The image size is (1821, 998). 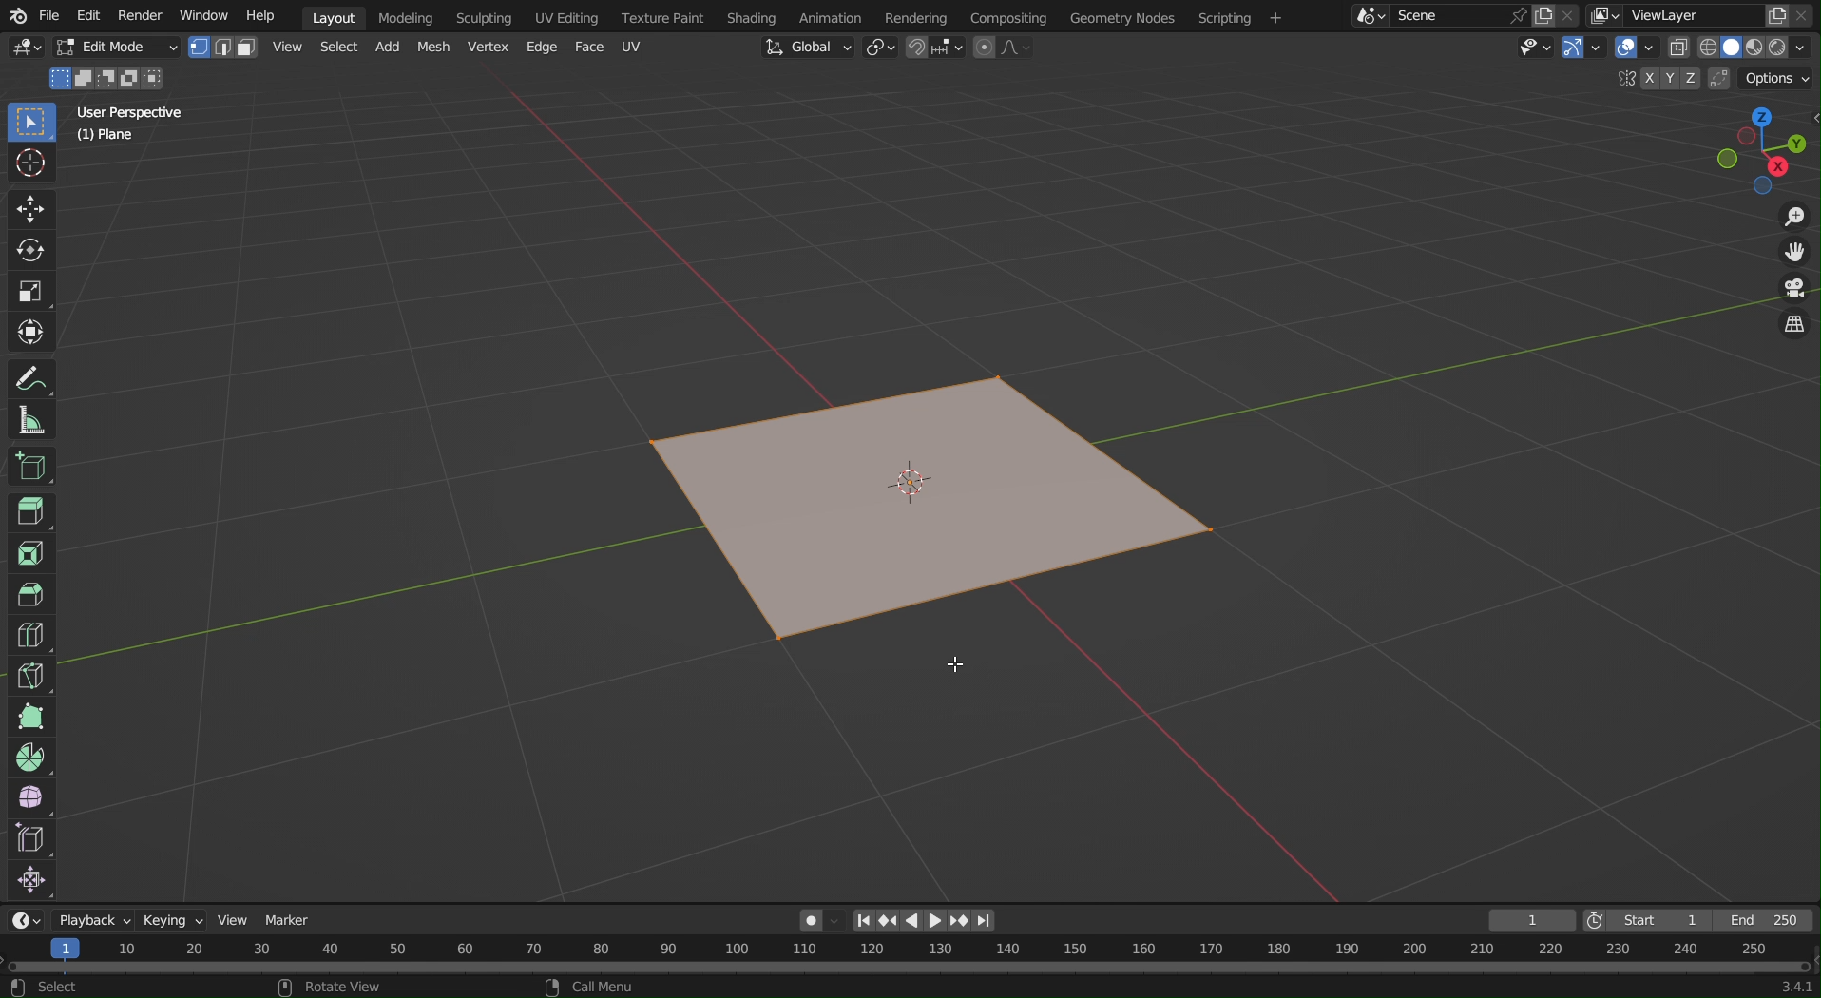 What do you see at coordinates (935, 509) in the screenshot?
I see `Plane (zero subdivisions)` at bounding box center [935, 509].